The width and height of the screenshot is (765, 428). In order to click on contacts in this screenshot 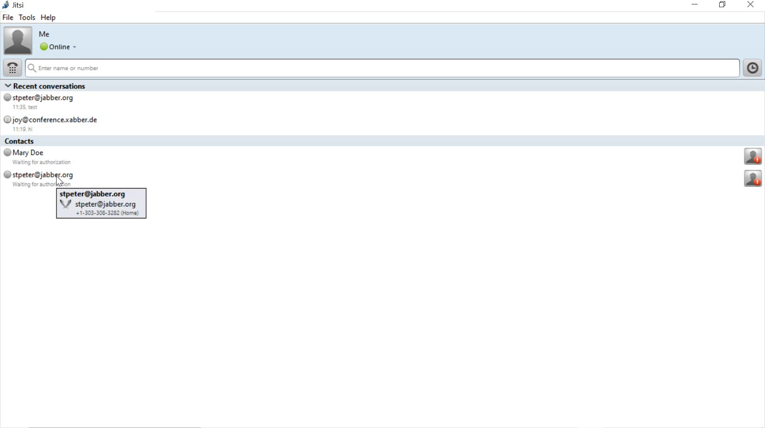, I will do `click(26, 141)`.